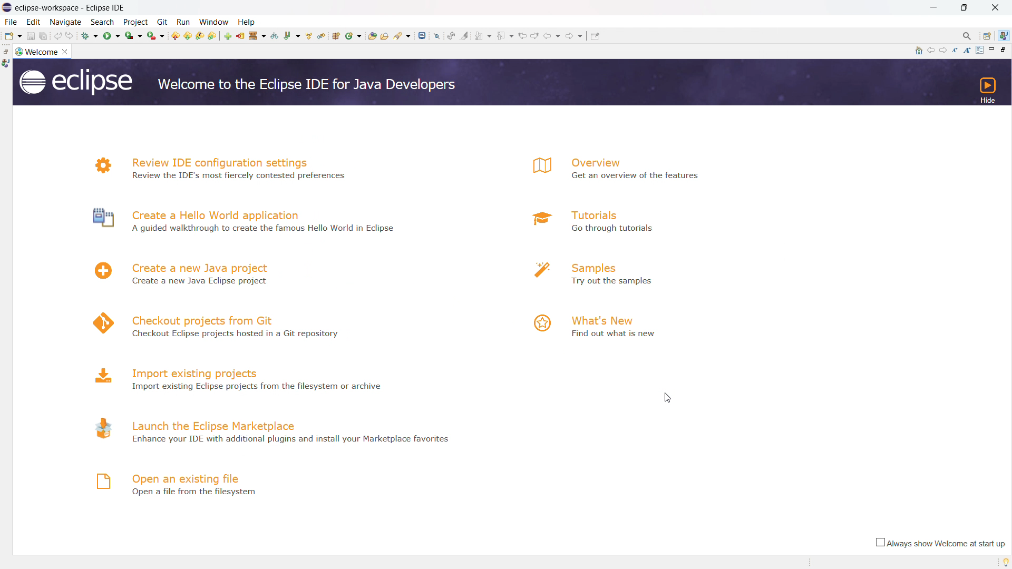 The image size is (1012, 569). Describe the element at coordinates (576, 38) in the screenshot. I see `forward` at that location.